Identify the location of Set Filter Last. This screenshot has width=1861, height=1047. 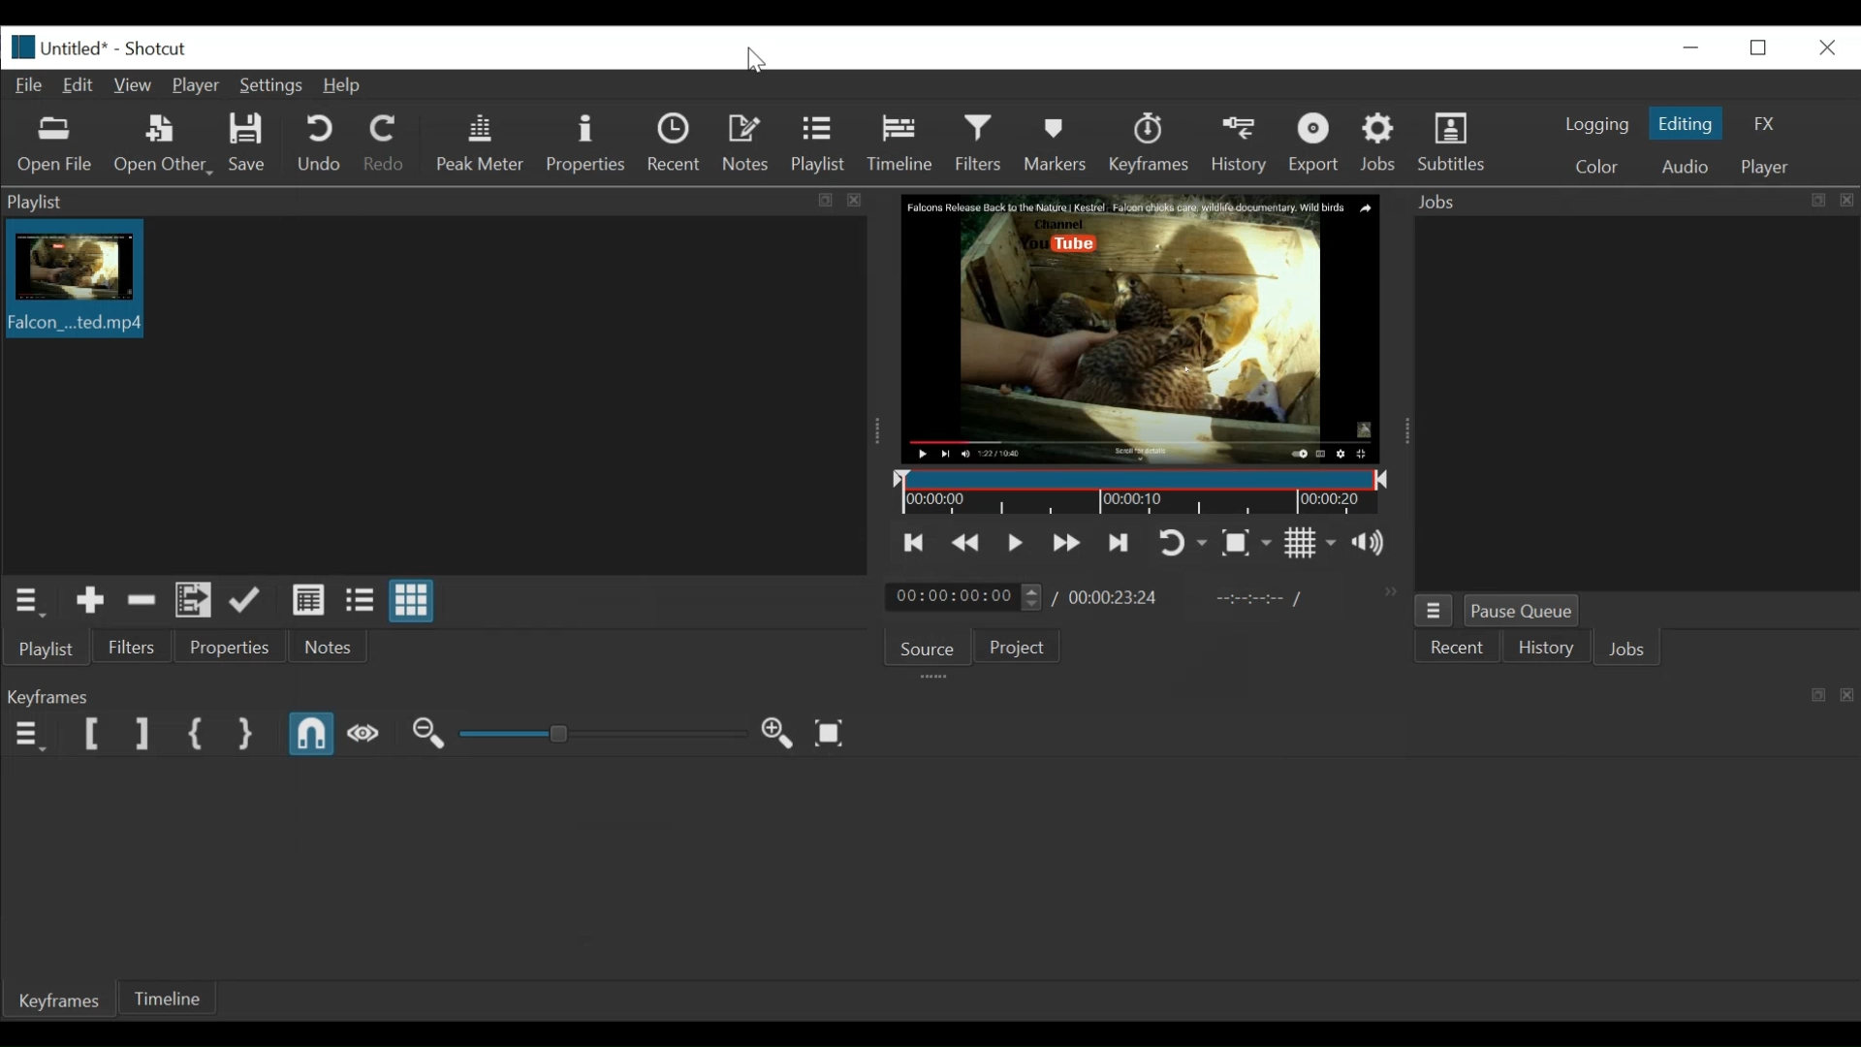
(142, 733).